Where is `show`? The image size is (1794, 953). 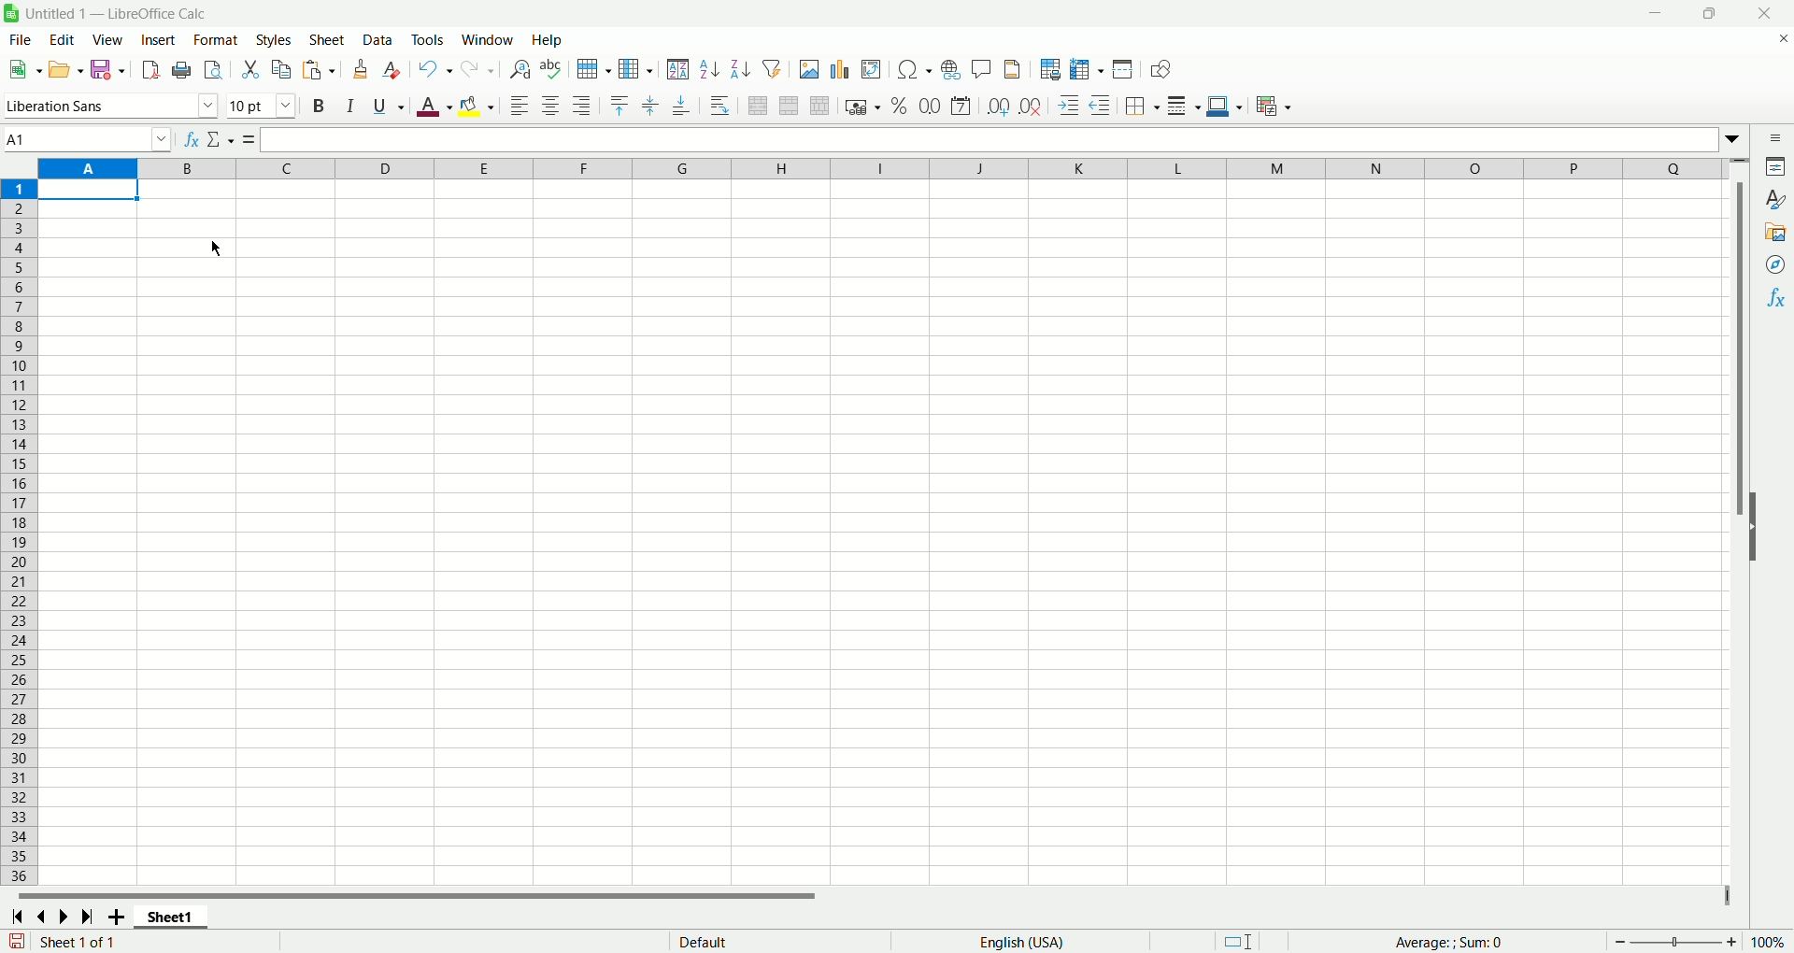 show is located at coordinates (1762, 525).